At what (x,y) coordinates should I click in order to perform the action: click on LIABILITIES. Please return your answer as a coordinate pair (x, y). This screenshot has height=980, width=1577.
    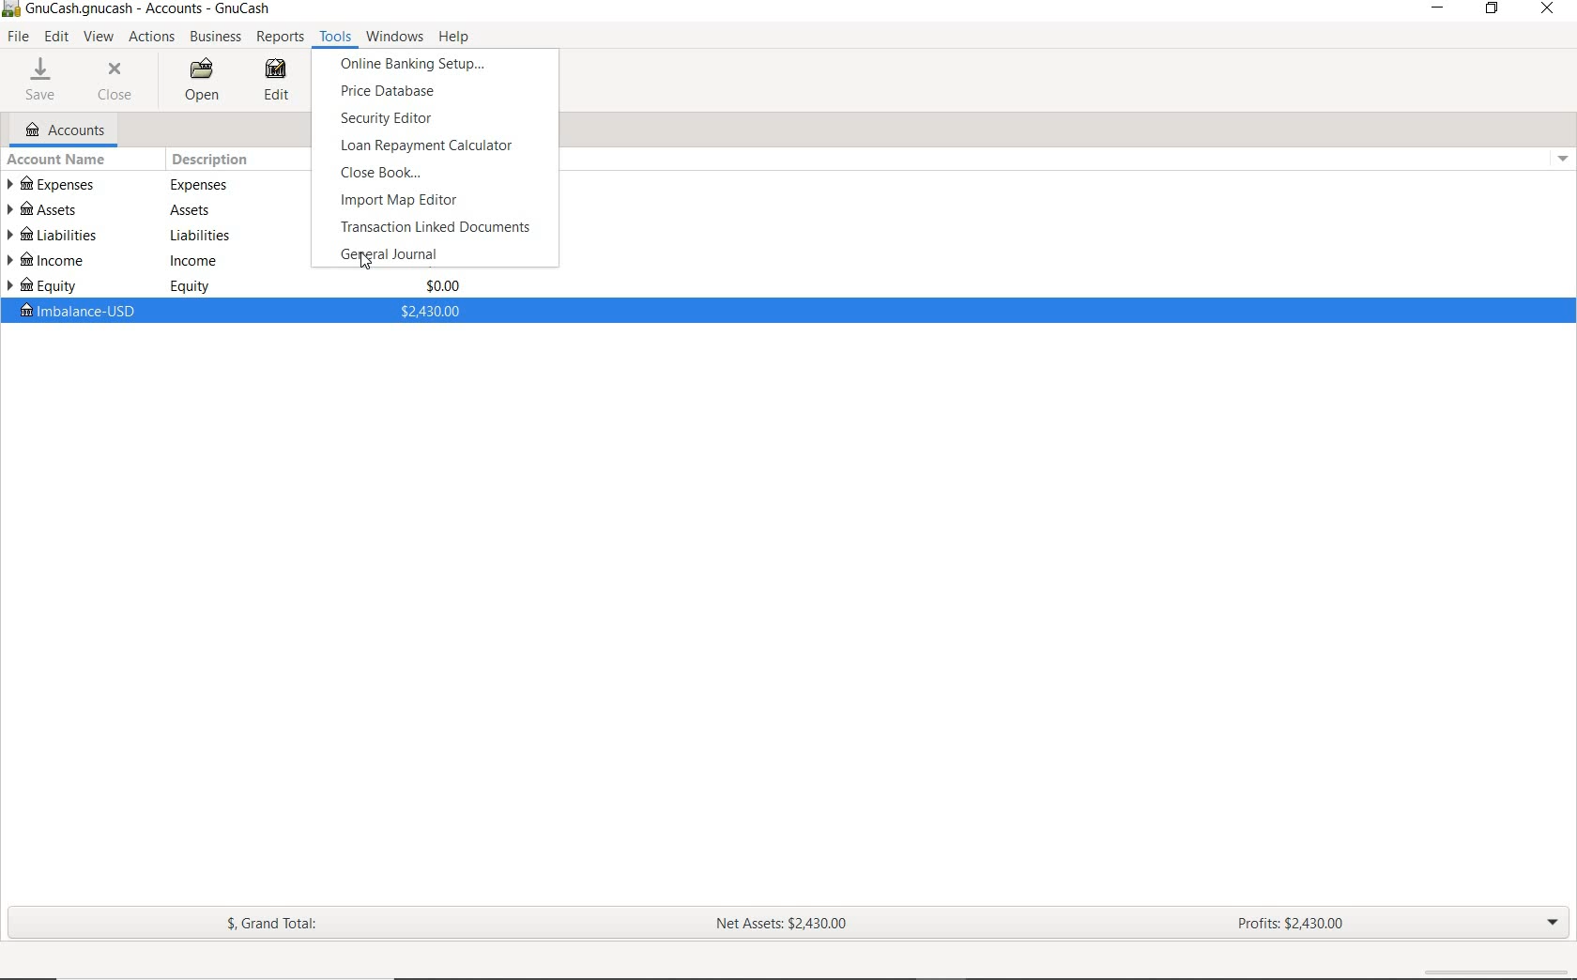
    Looking at the image, I should click on (53, 235).